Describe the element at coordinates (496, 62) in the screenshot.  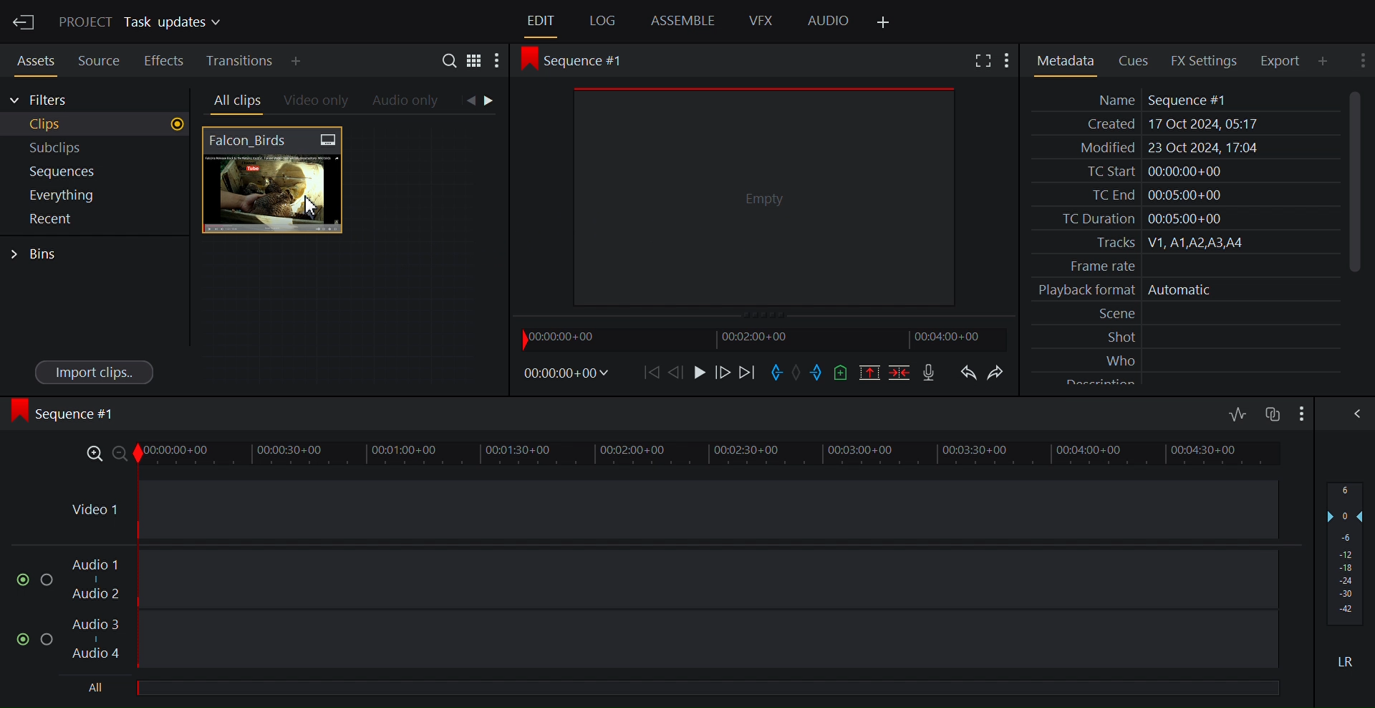
I see `Show settings menu` at that location.